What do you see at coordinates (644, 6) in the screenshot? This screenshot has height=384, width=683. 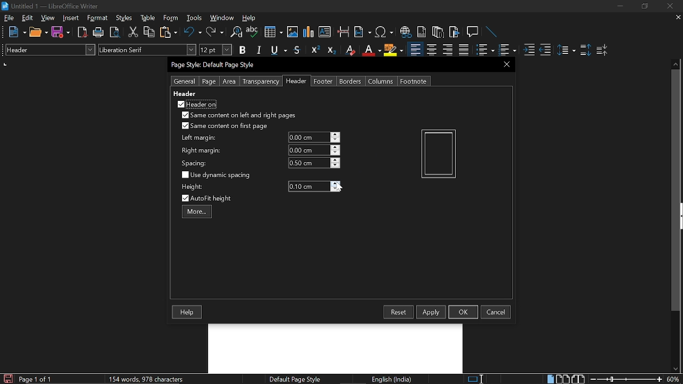 I see `Restore down` at bounding box center [644, 6].